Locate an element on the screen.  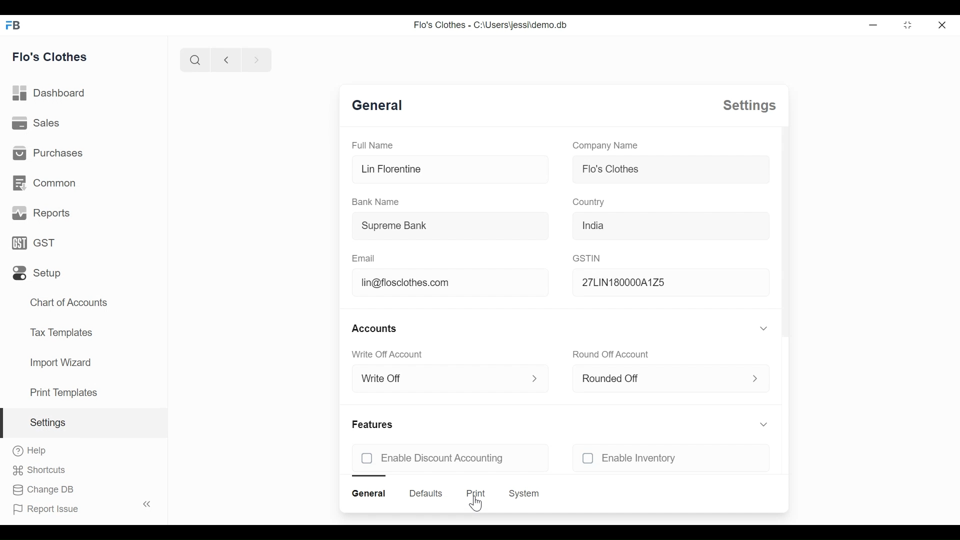
toggle sidebar is located at coordinates (148, 504).